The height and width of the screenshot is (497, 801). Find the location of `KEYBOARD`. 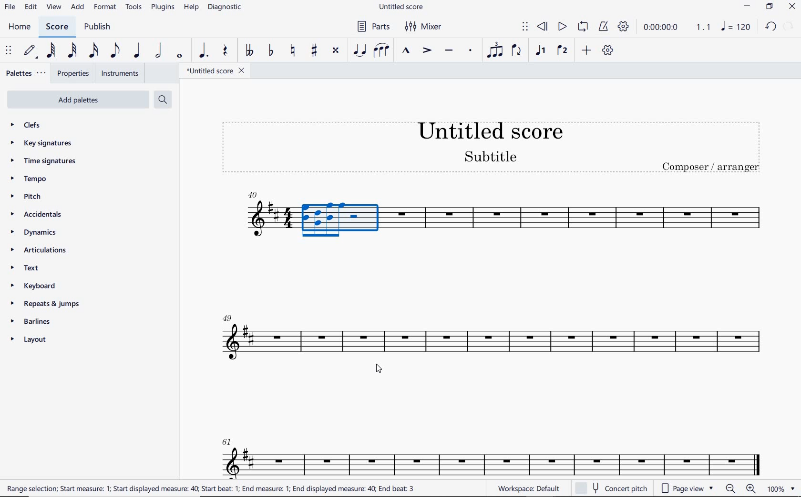

KEYBOARD is located at coordinates (41, 287).